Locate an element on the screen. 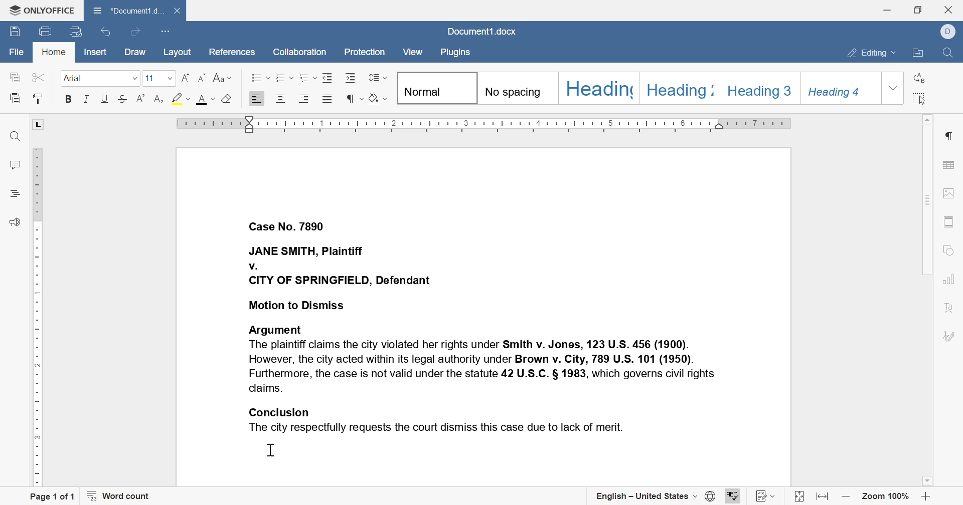 Image resolution: width=963 pixels, height=505 pixels. close is located at coordinates (178, 11).